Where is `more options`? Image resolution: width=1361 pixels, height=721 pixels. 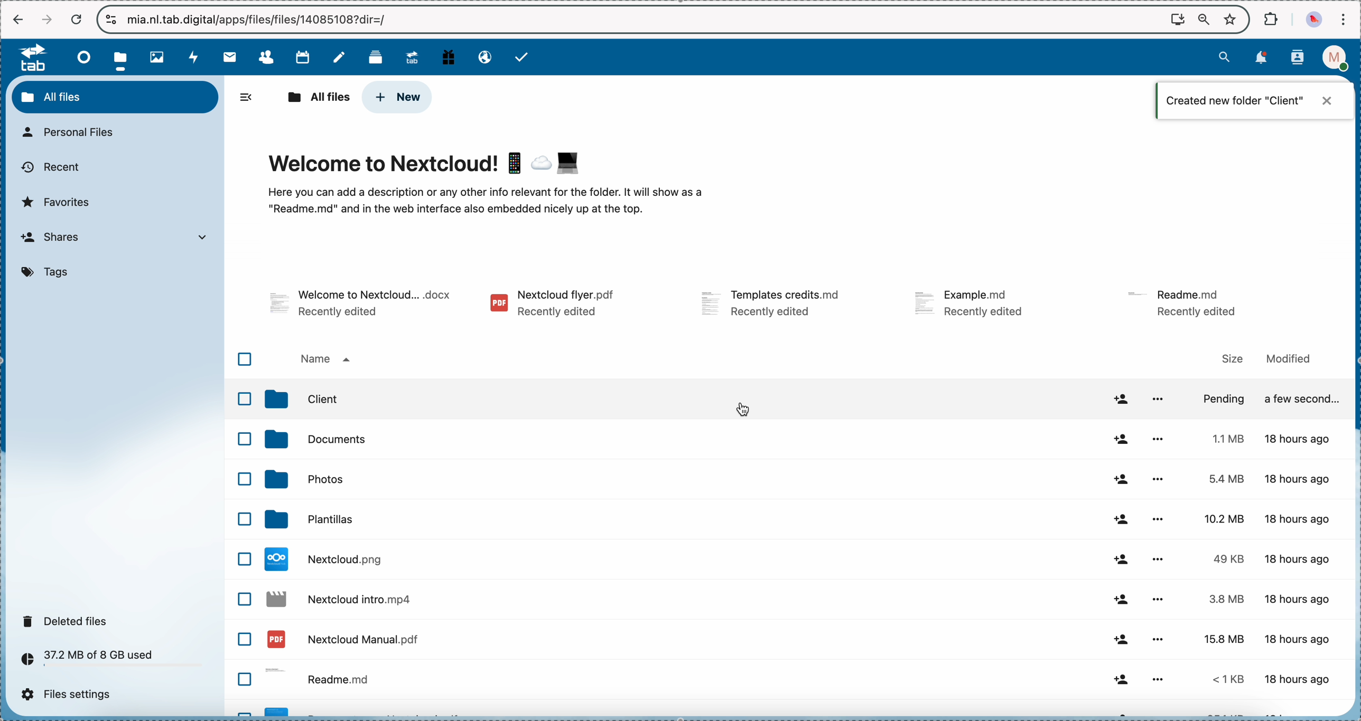
more options is located at coordinates (1158, 440).